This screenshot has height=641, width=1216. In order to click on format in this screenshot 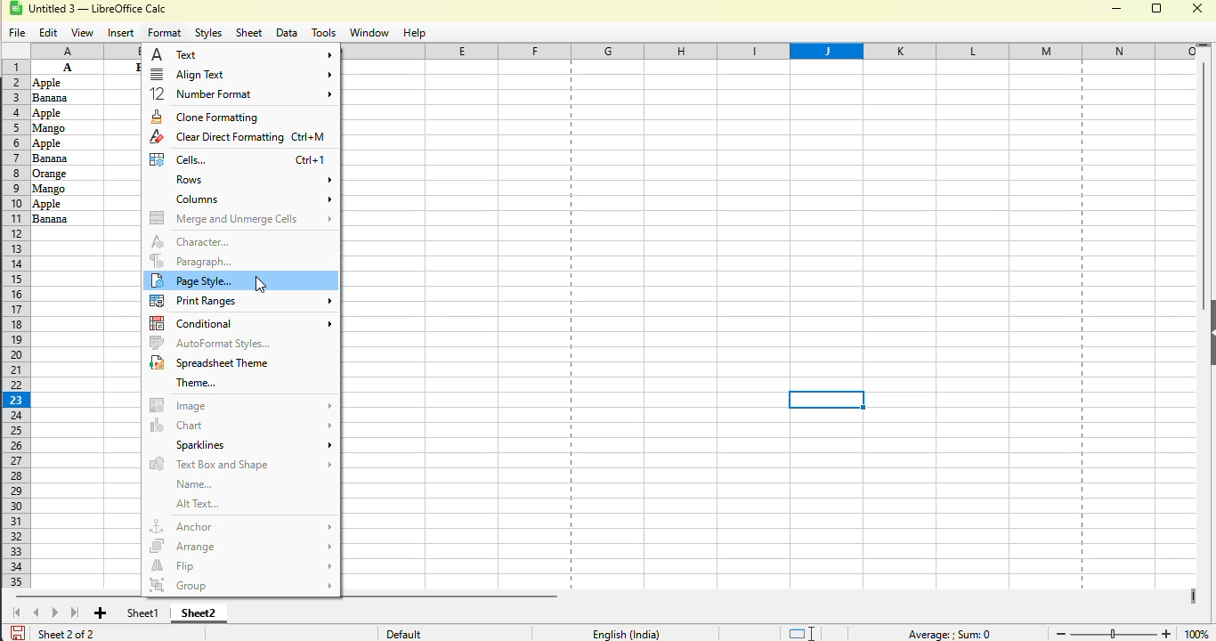, I will do `click(165, 33)`.